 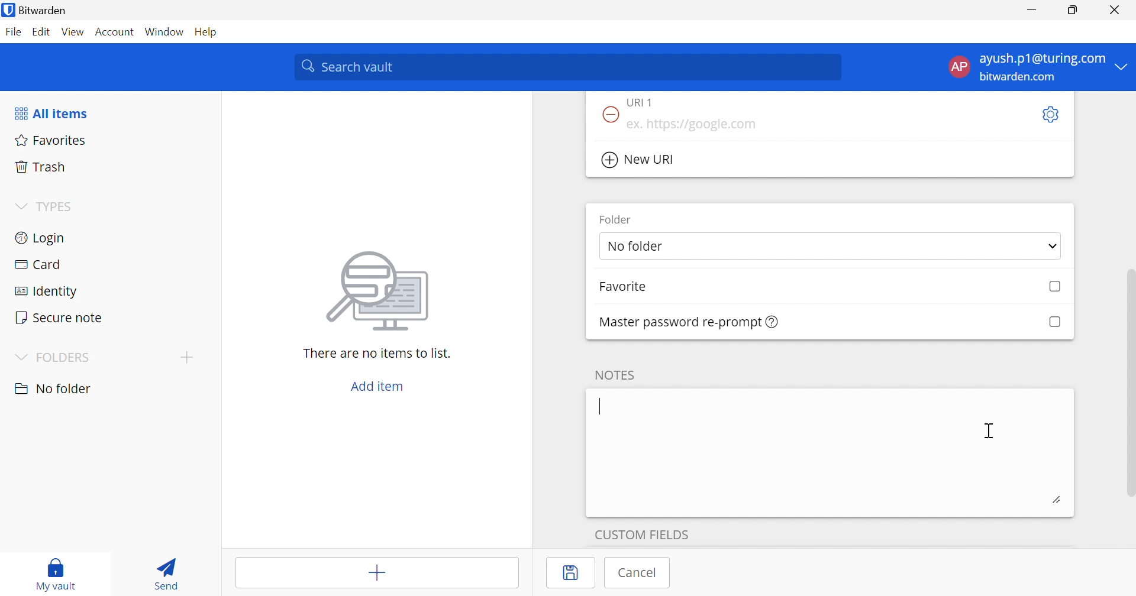 What do you see at coordinates (691, 125) in the screenshot?
I see `ex. https://google.com` at bounding box center [691, 125].